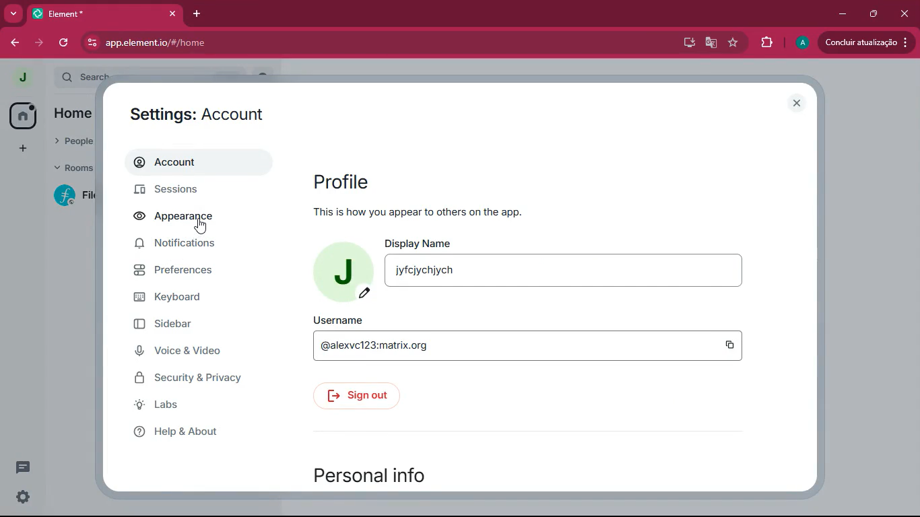  Describe the element at coordinates (180, 215) in the screenshot. I see `Appearance` at that location.